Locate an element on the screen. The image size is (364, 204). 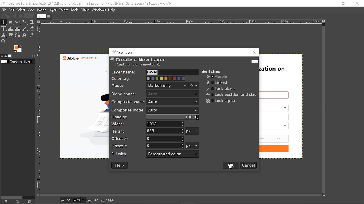
Device status is located at coordinates (6, 56).